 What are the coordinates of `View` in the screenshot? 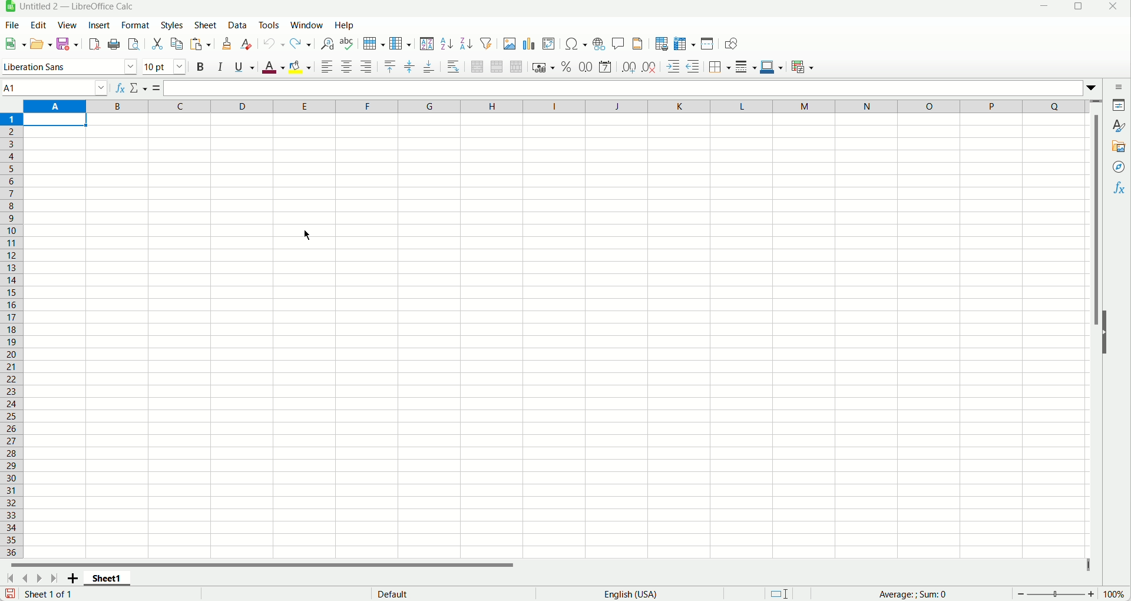 It's located at (67, 25).